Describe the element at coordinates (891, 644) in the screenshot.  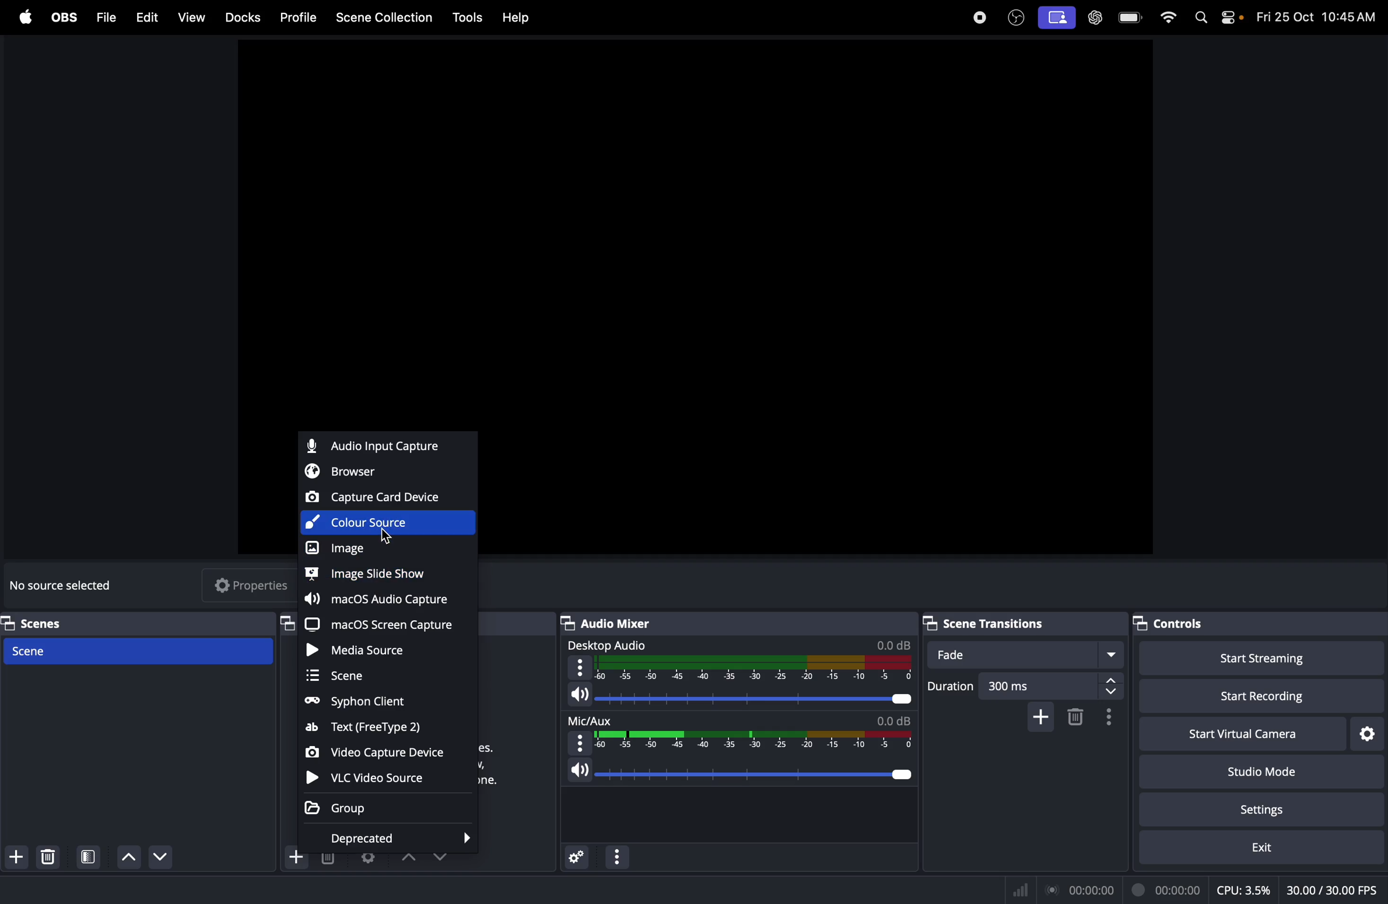
I see `db` at that location.